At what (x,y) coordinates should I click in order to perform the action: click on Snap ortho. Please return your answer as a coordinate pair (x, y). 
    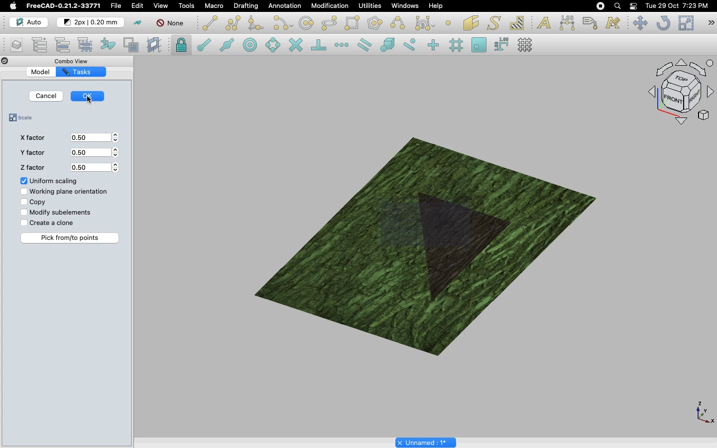
    Looking at the image, I should click on (430, 45).